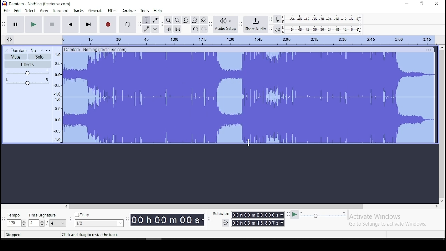 The height and width of the screenshot is (251, 446). I want to click on zoom , so click(177, 20).